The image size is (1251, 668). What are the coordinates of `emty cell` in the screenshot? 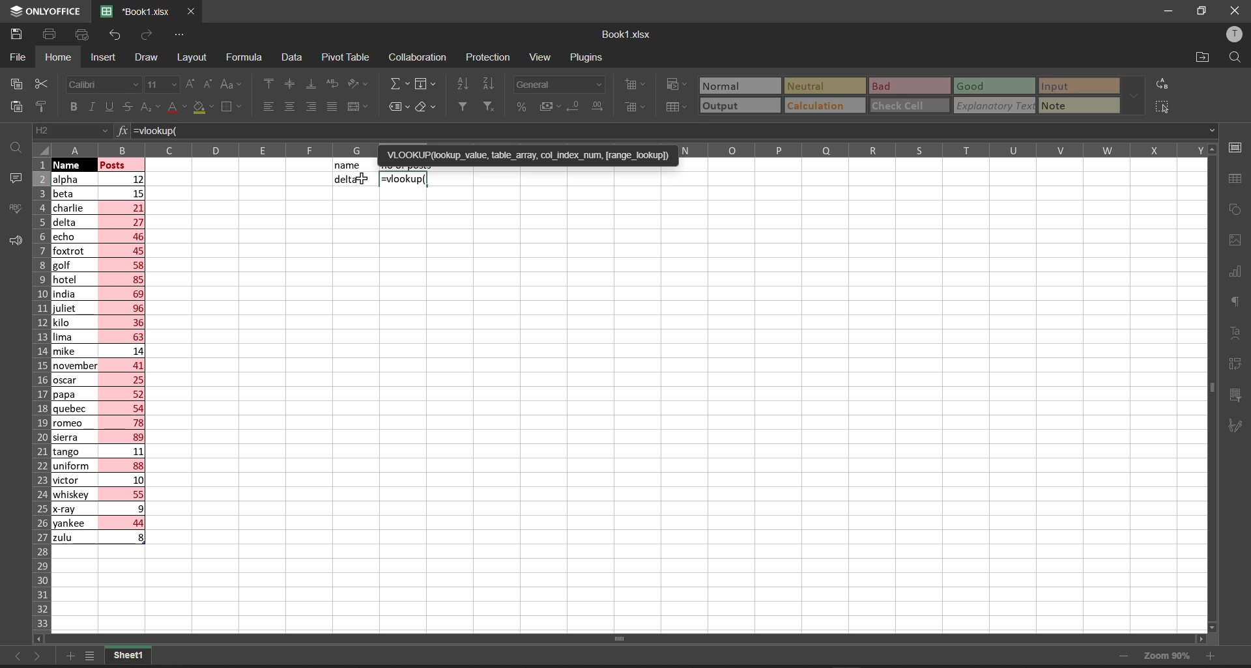 It's located at (673, 413).